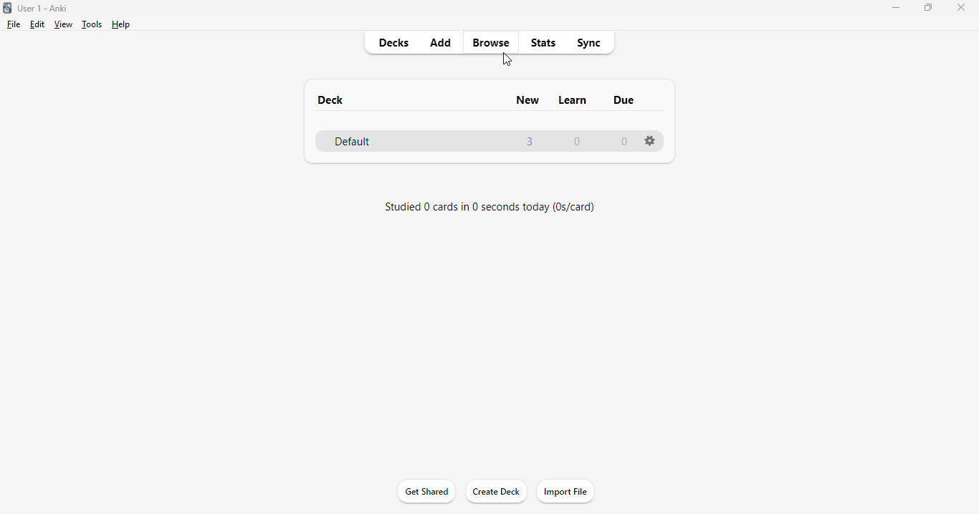 This screenshot has height=514, width=979. Describe the element at coordinates (928, 8) in the screenshot. I see `maximize` at that location.